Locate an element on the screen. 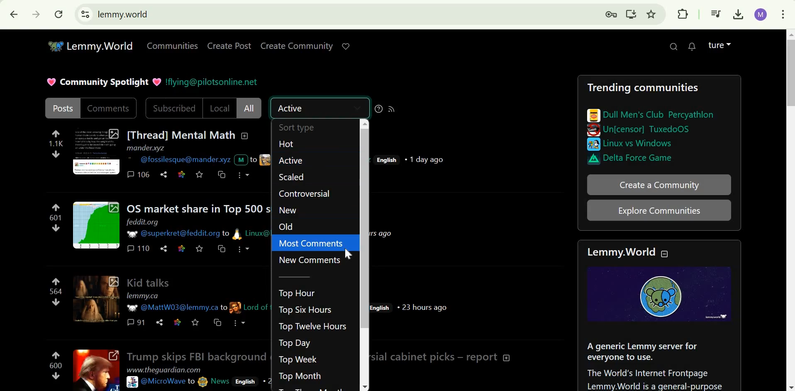 The width and height of the screenshot is (795, 391). Un[censor] TuxedoOS is located at coordinates (646, 129).